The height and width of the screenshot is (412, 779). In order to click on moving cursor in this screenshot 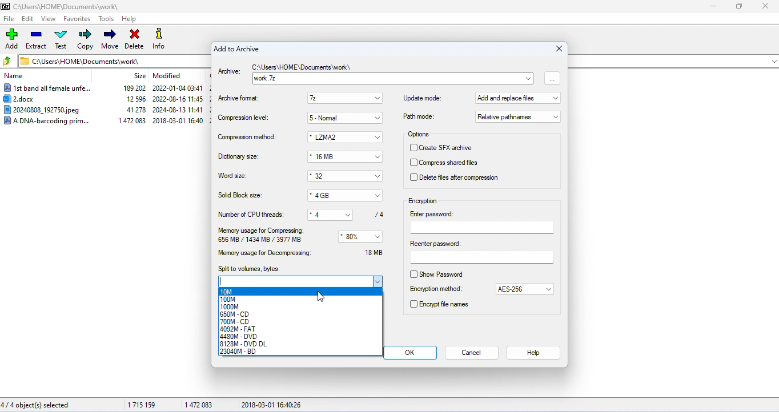, I will do `click(322, 296)`.